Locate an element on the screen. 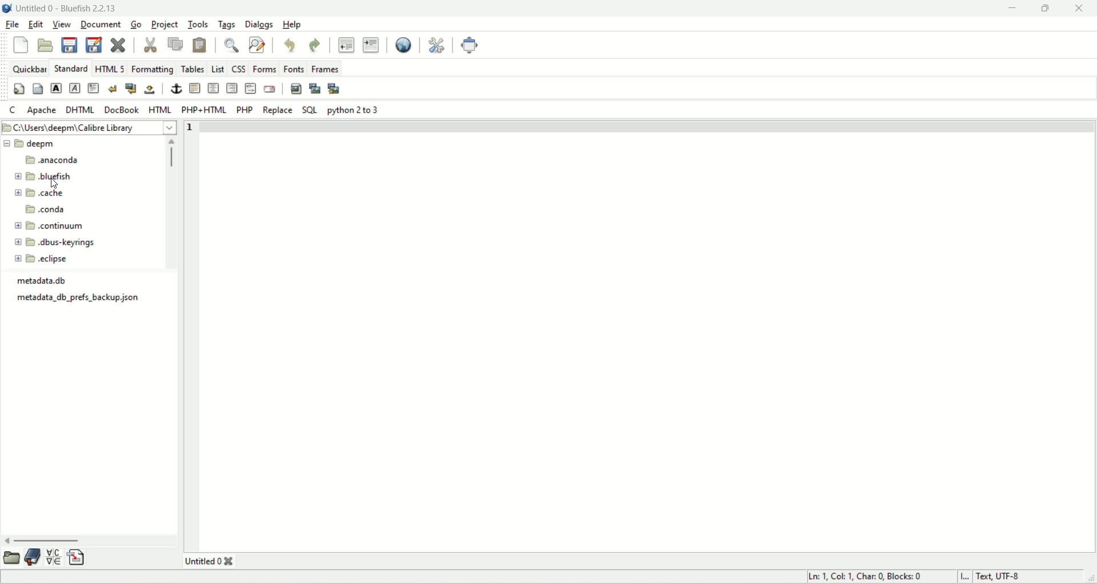  I is located at coordinates (966, 577).